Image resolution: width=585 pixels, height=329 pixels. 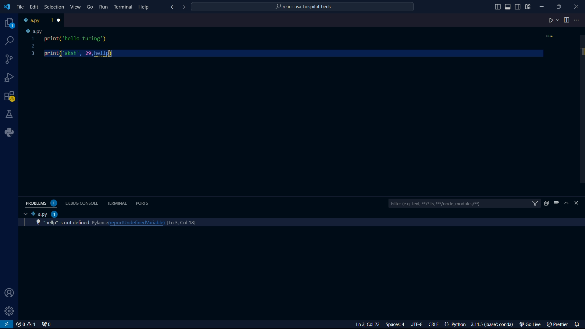 I want to click on Go, so click(x=90, y=6).